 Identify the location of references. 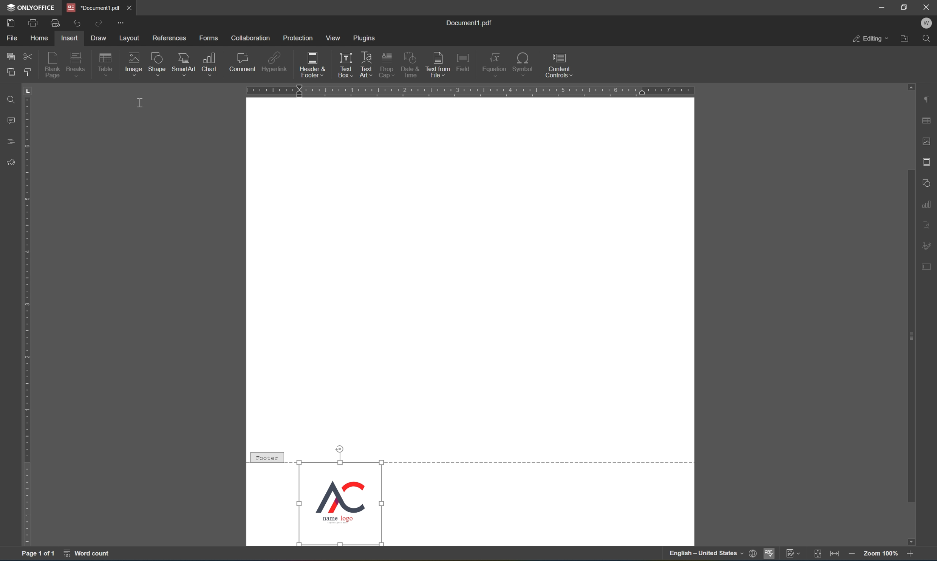
(167, 39).